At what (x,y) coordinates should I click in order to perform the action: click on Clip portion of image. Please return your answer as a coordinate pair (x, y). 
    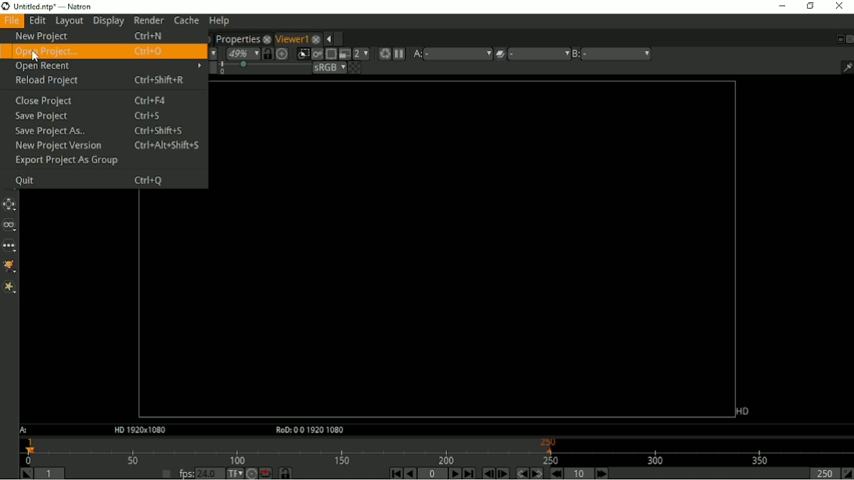
    Looking at the image, I should click on (303, 54).